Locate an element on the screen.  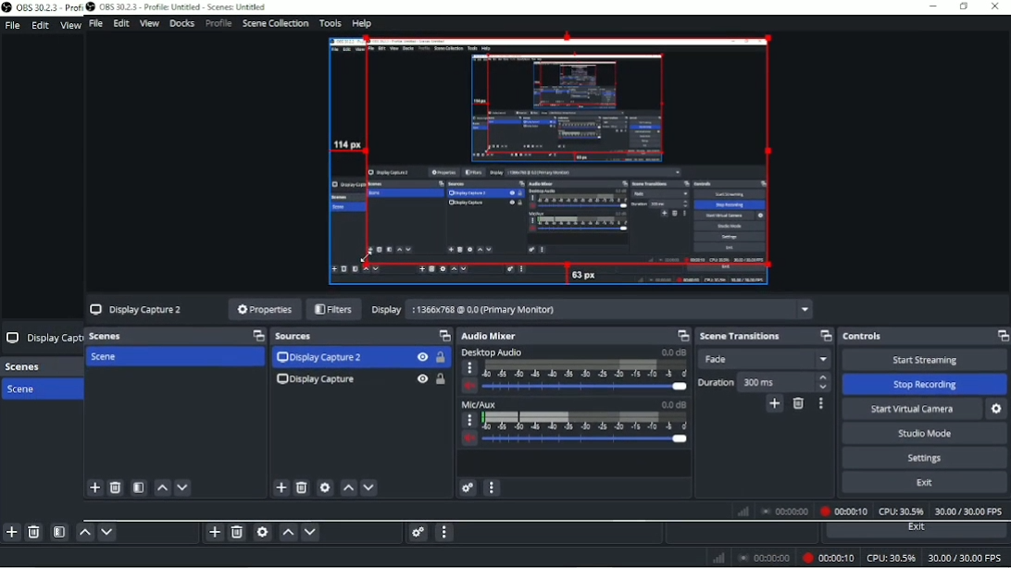
‘Start Streaming is located at coordinates (926, 358).